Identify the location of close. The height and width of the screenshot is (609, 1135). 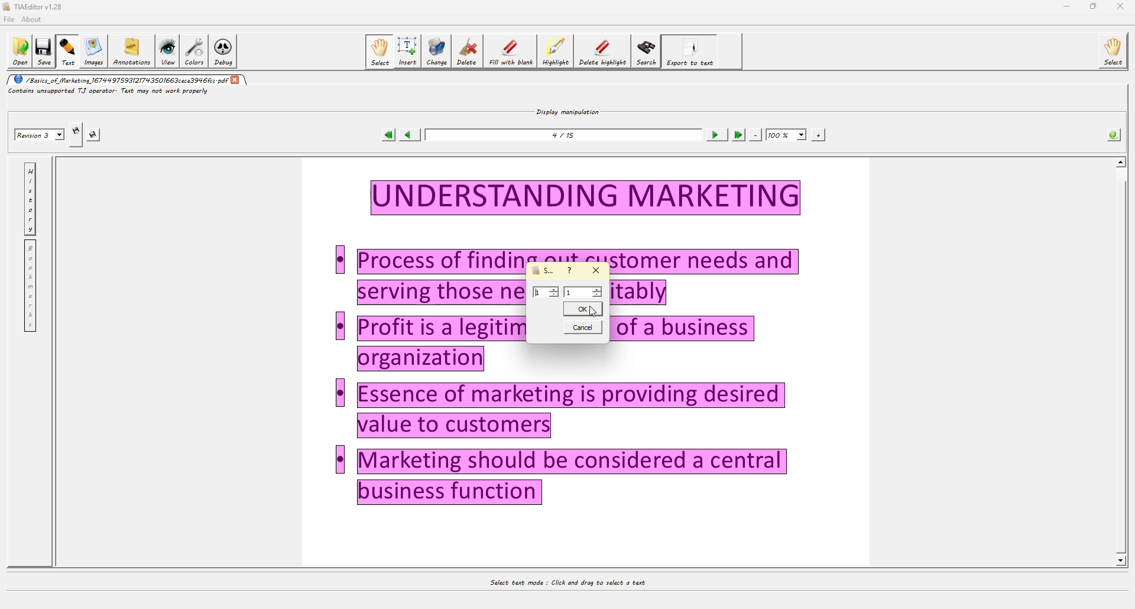
(235, 80).